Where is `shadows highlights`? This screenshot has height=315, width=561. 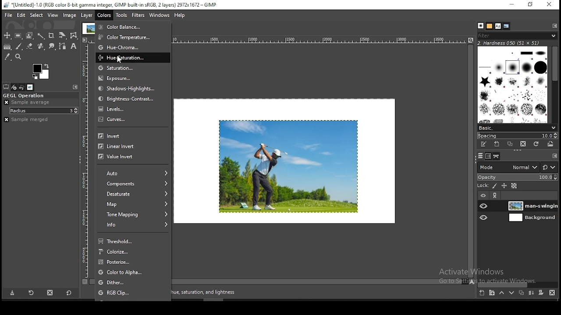 shadows highlights is located at coordinates (133, 89).